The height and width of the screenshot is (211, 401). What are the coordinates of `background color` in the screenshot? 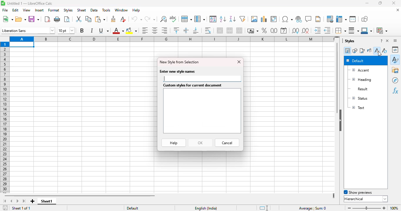 It's located at (132, 30).